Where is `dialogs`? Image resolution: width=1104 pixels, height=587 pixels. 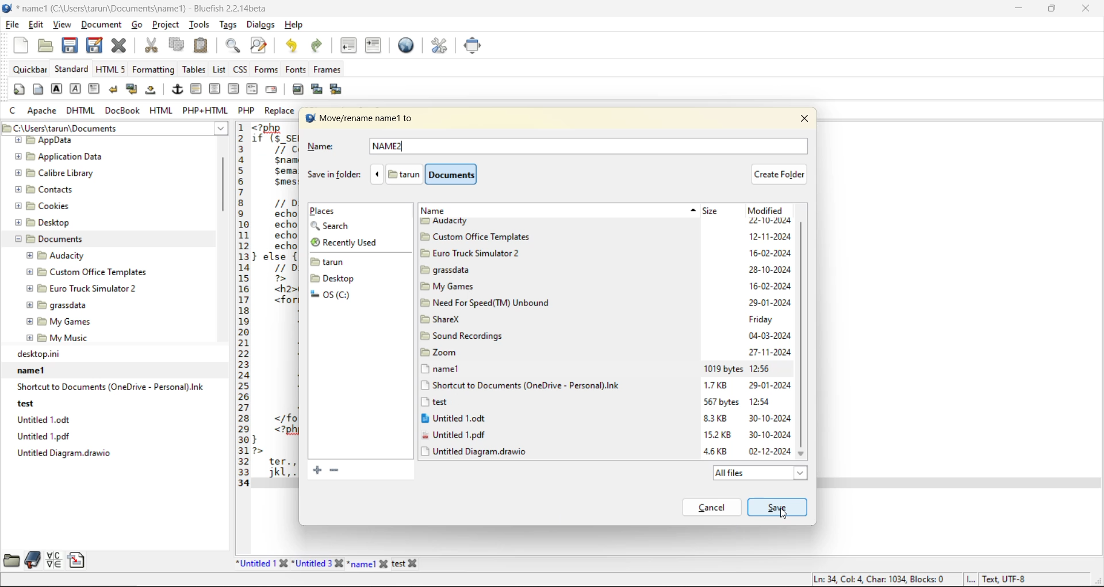 dialogs is located at coordinates (260, 25).